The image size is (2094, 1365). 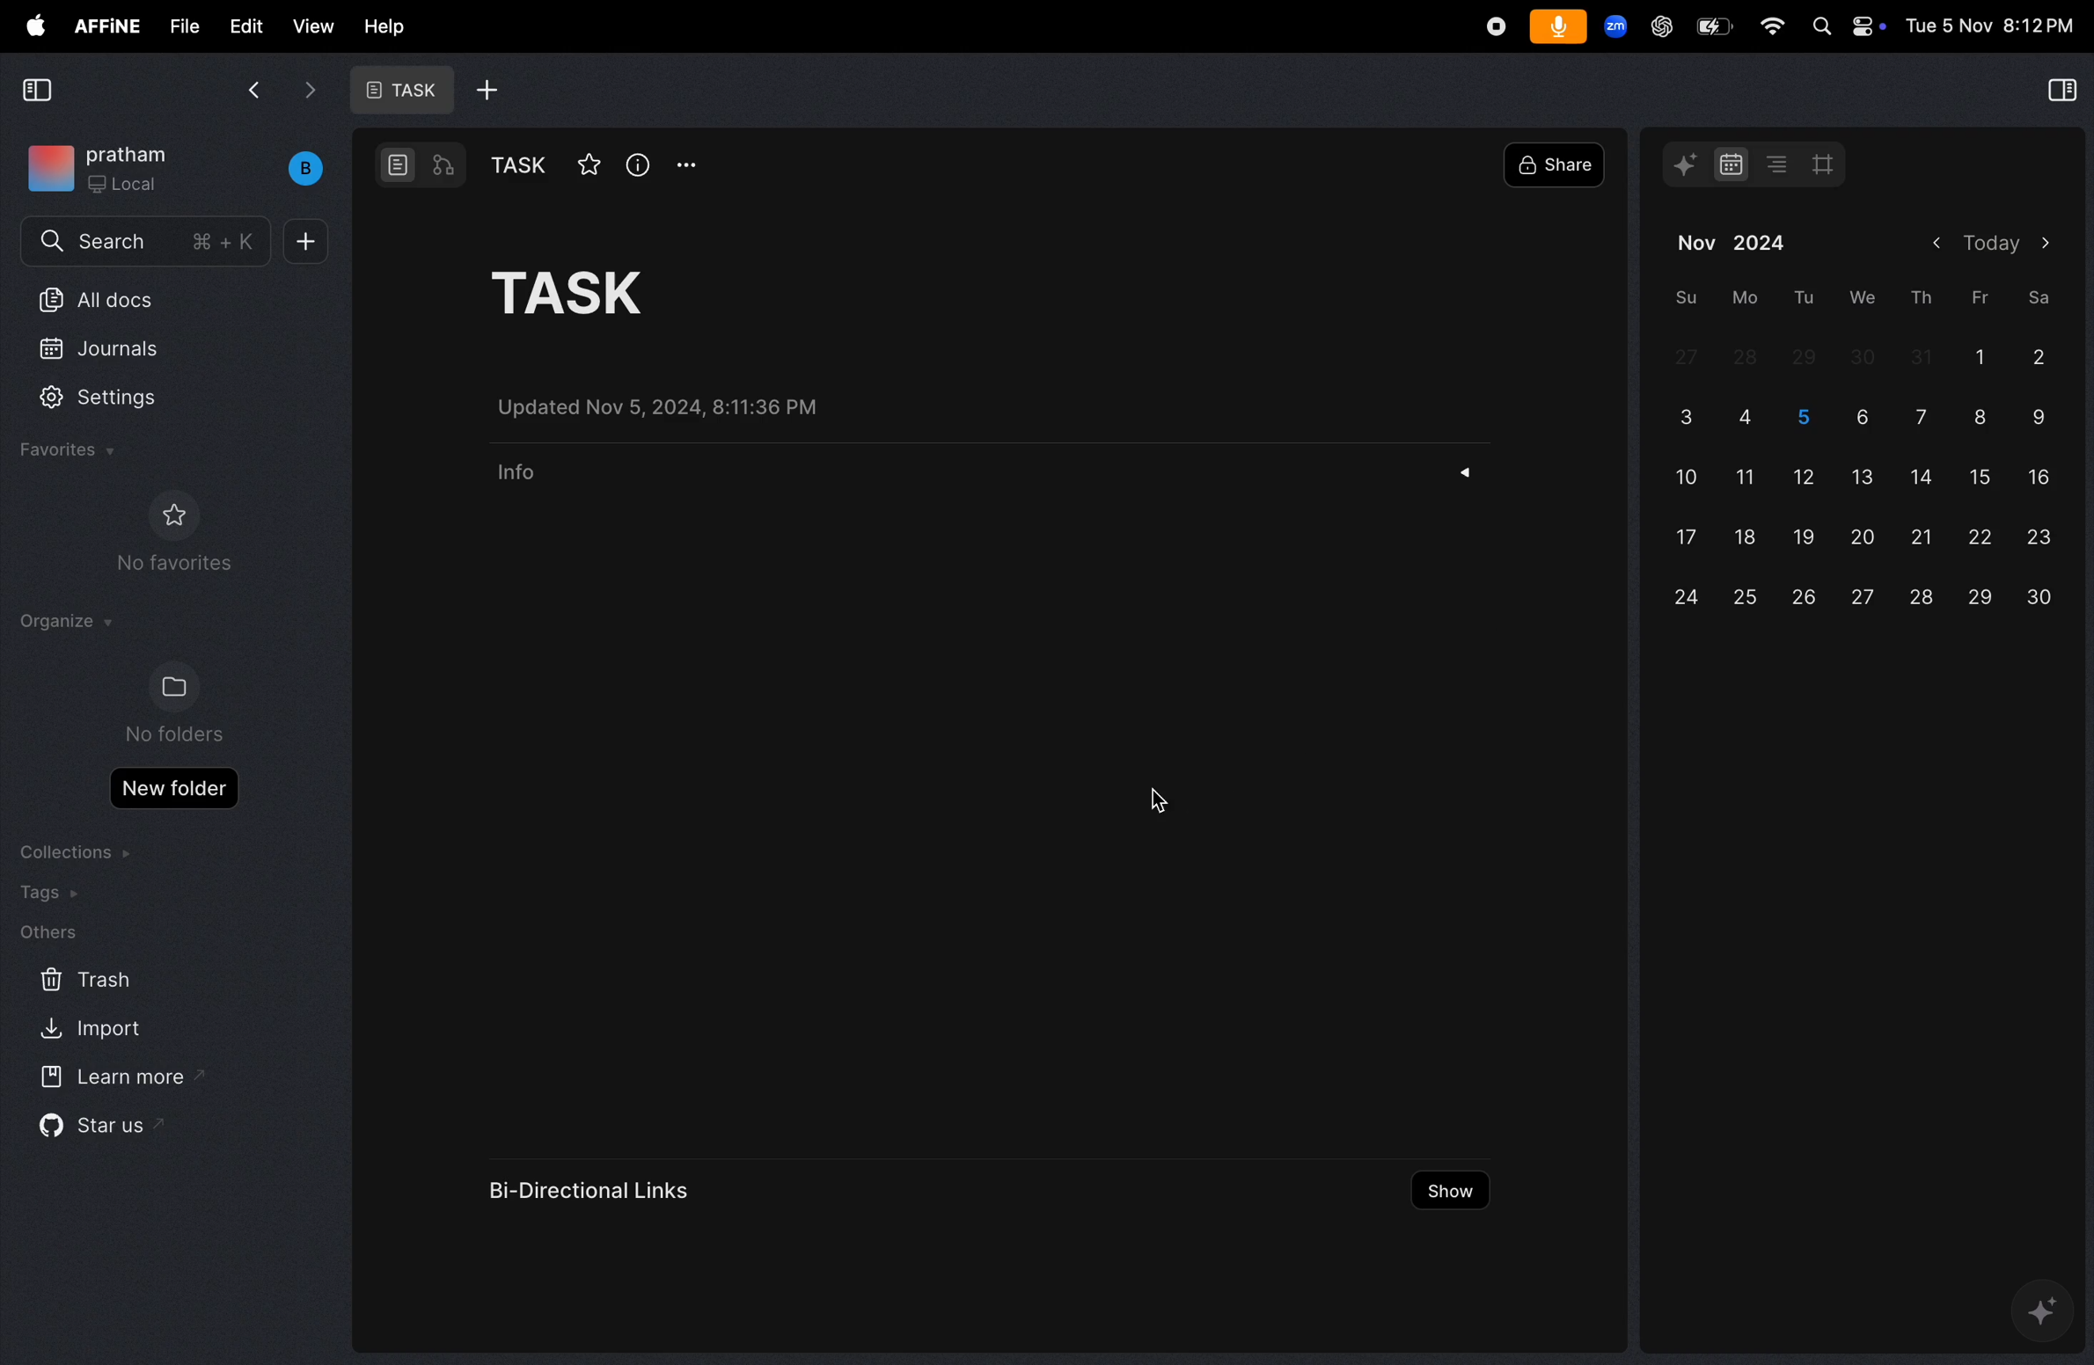 I want to click on sunday, so click(x=1683, y=298).